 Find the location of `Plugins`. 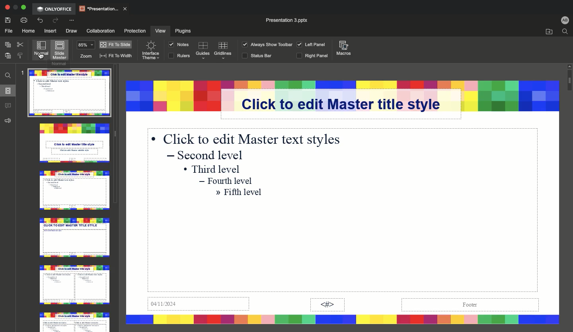

Plugins is located at coordinates (186, 31).